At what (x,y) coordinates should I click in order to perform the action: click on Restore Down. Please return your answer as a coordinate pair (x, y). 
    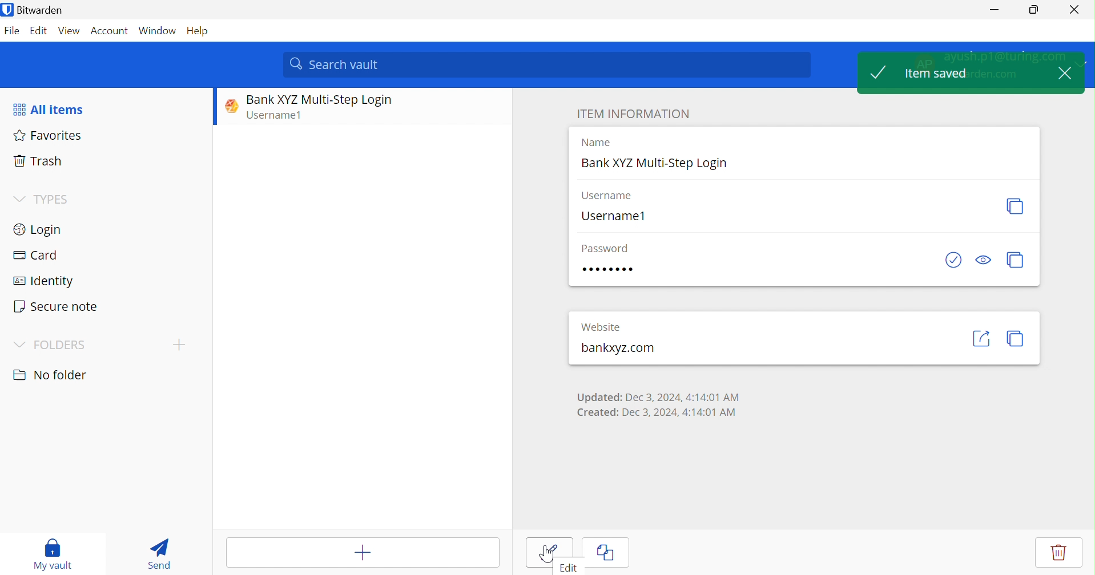
    Looking at the image, I should click on (1034, 8).